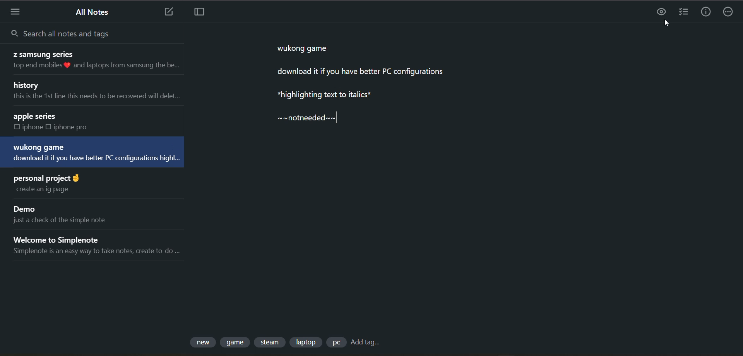 The image size is (743, 356). Describe the element at coordinates (237, 344) in the screenshot. I see `tag 2` at that location.